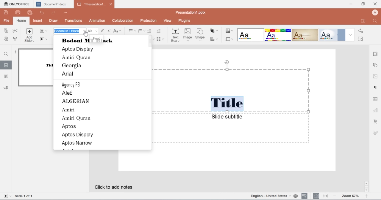 The height and width of the screenshot is (200, 381). What do you see at coordinates (7, 196) in the screenshot?
I see `video button` at bounding box center [7, 196].